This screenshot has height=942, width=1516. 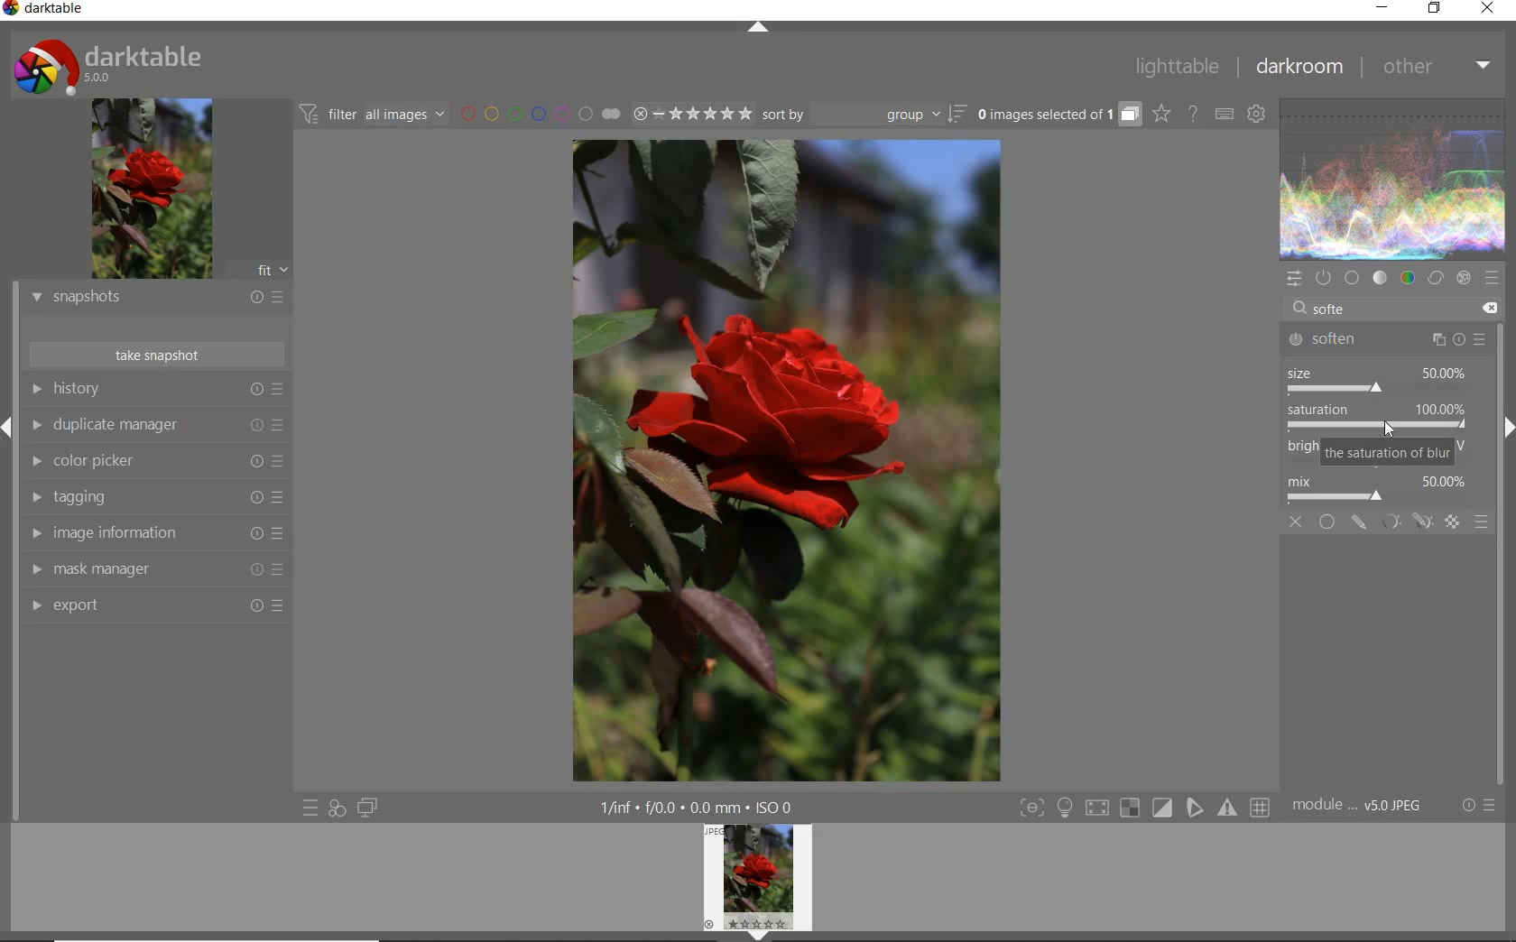 What do you see at coordinates (1299, 69) in the screenshot?
I see `darkroom` at bounding box center [1299, 69].